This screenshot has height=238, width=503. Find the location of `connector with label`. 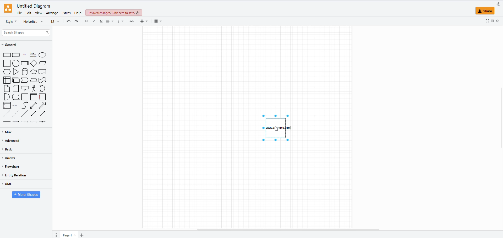

connector with label is located at coordinates (17, 122).